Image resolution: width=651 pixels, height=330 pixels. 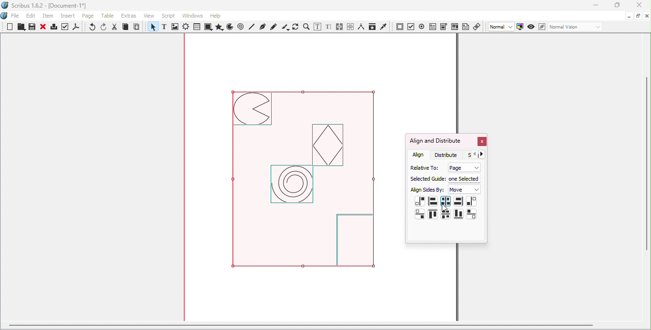 I want to click on Go forward, so click(x=484, y=154).